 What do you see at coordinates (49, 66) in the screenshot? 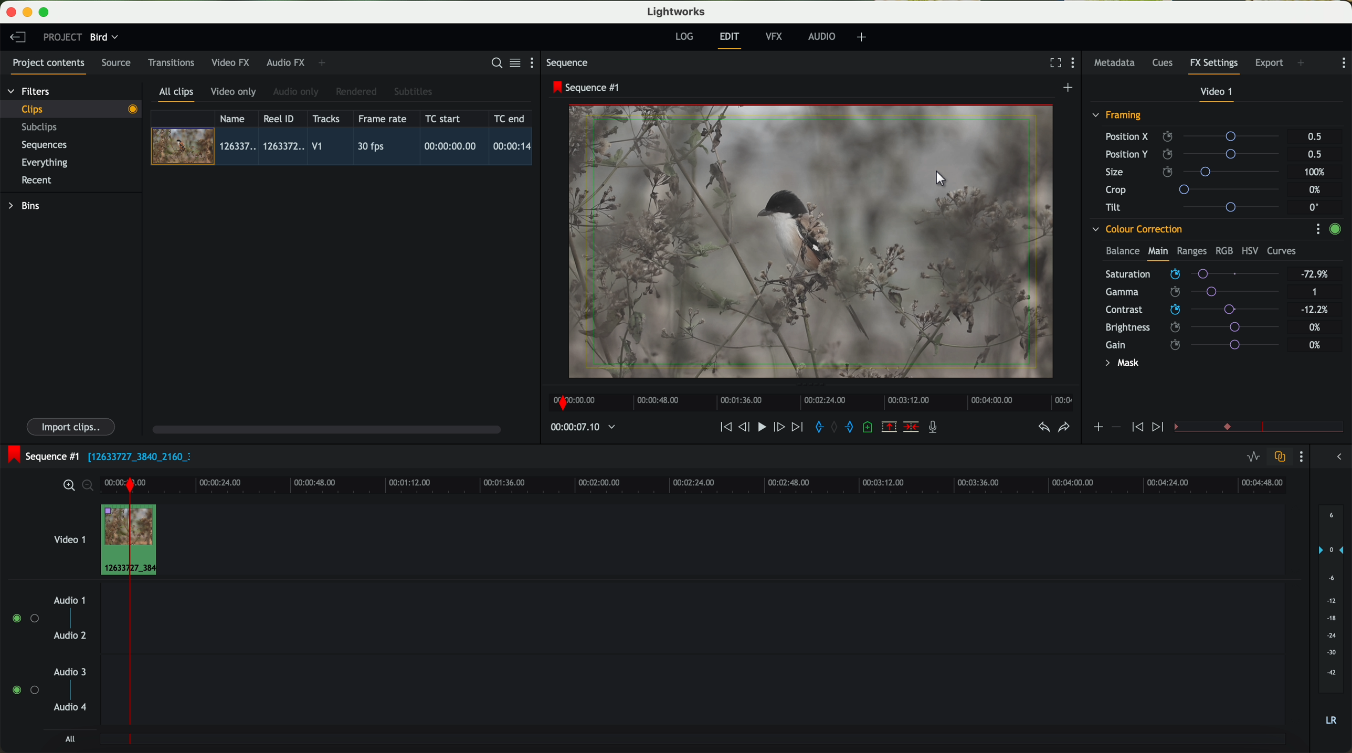
I see `project contents` at bounding box center [49, 66].